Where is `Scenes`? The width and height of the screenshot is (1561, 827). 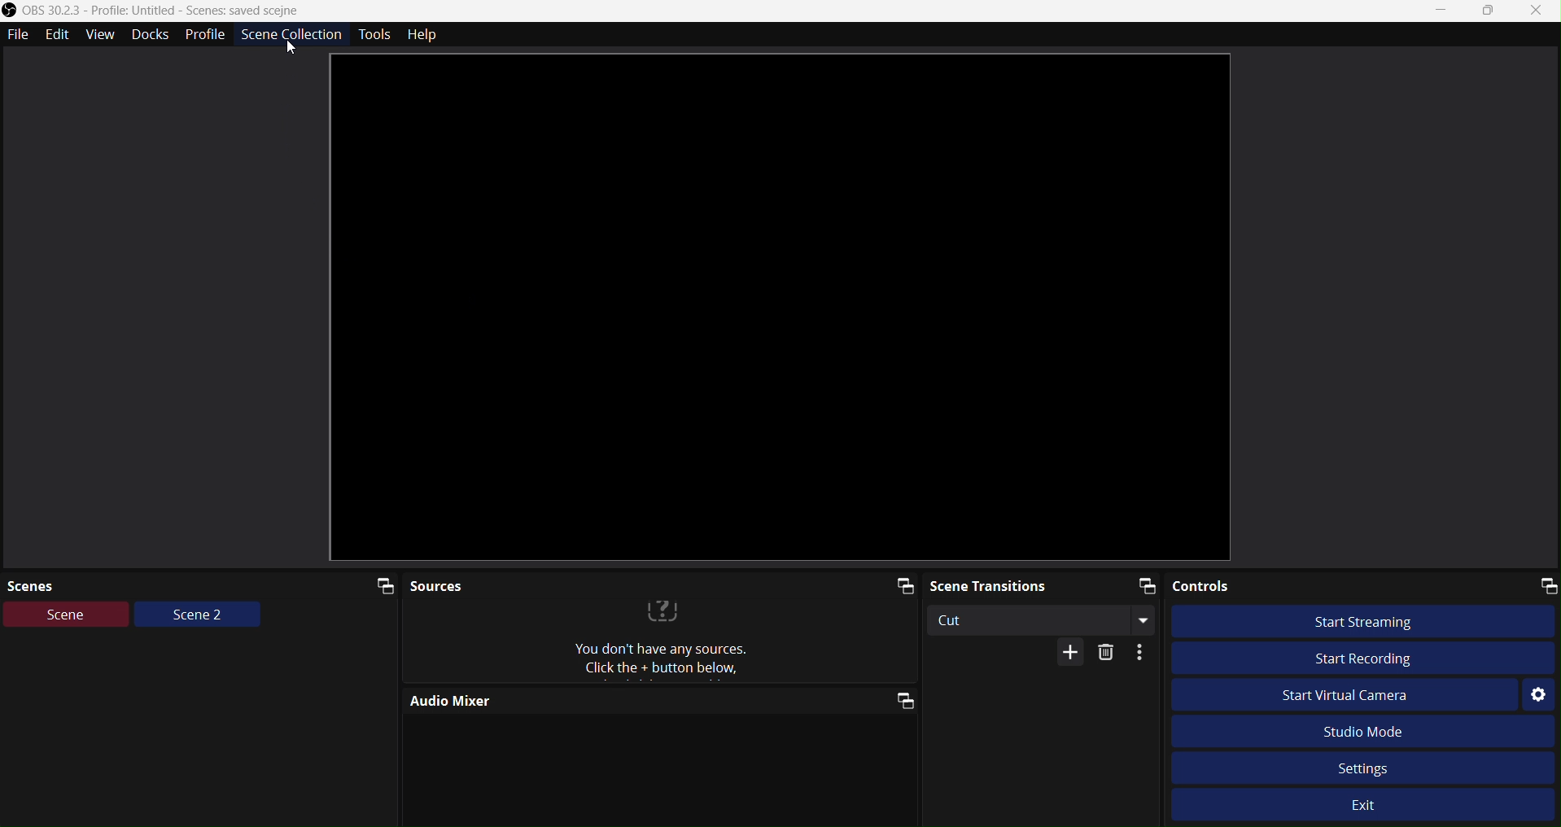 Scenes is located at coordinates (201, 585).